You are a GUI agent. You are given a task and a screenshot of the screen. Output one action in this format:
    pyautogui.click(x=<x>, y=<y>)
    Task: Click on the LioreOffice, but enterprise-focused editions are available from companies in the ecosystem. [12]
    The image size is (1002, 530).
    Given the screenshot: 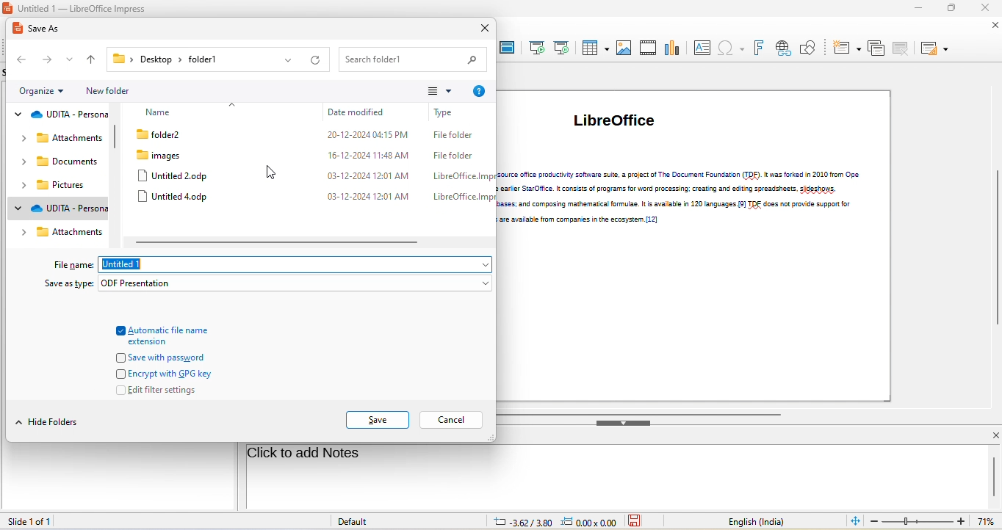 What is the action you would take?
    pyautogui.click(x=588, y=220)
    